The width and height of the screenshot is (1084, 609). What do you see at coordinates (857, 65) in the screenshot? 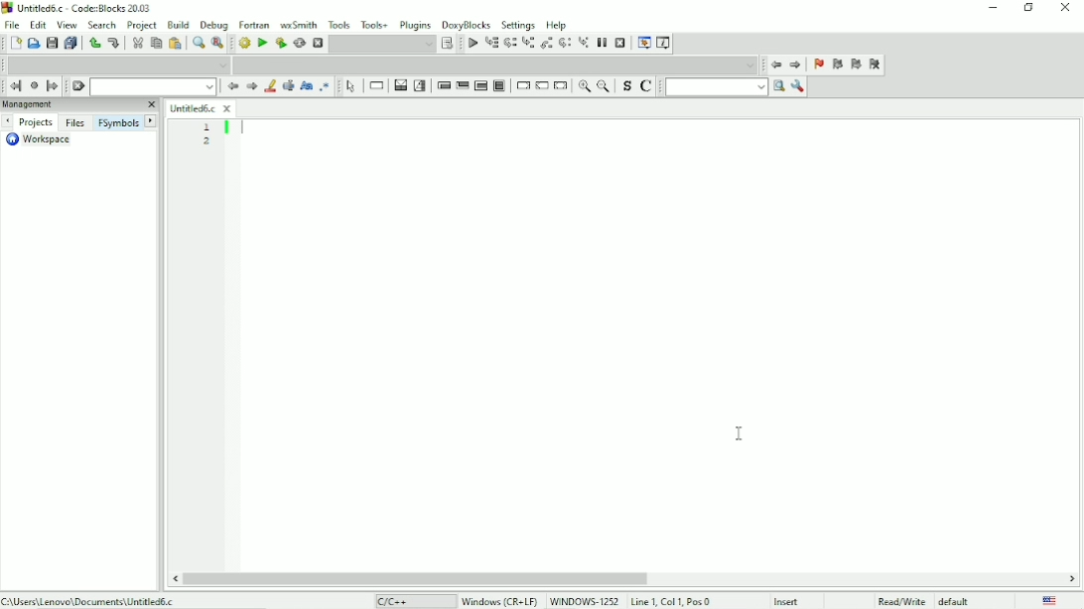
I see `Next bookmark` at bounding box center [857, 65].